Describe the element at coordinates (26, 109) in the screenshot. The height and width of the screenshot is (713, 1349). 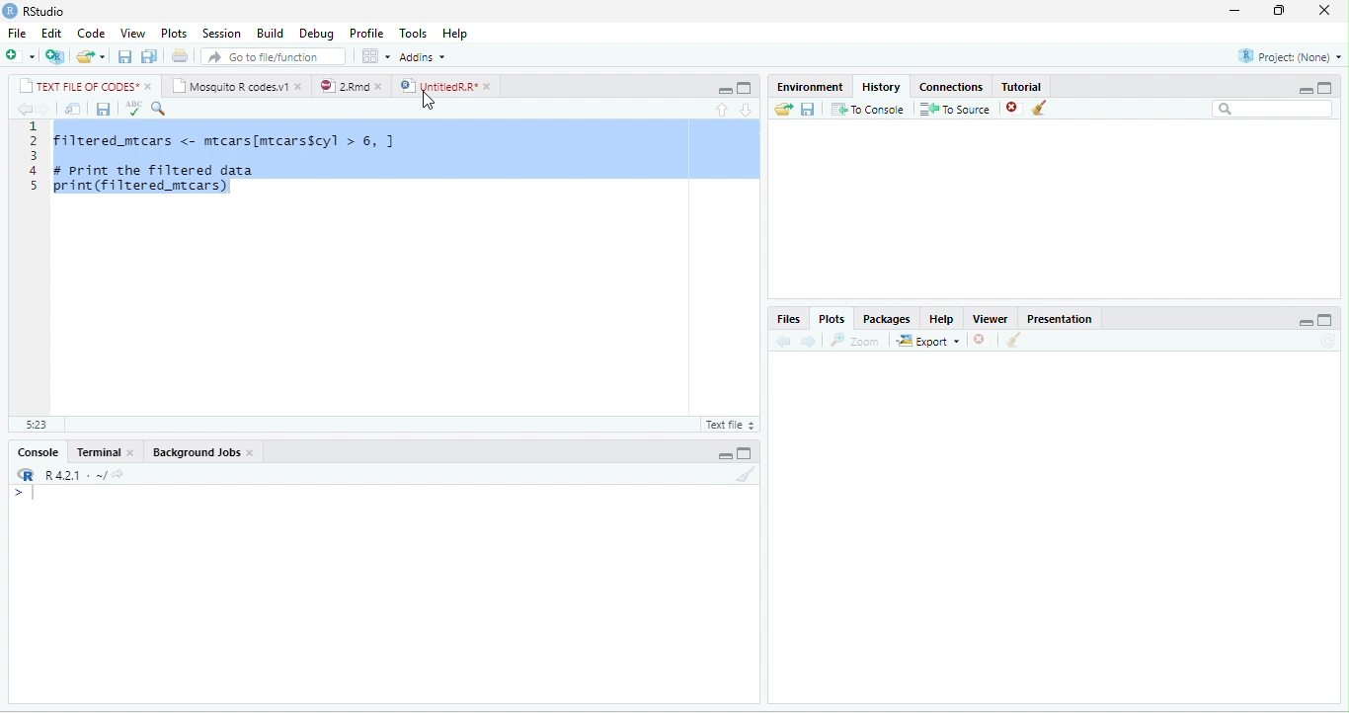
I see `back` at that location.